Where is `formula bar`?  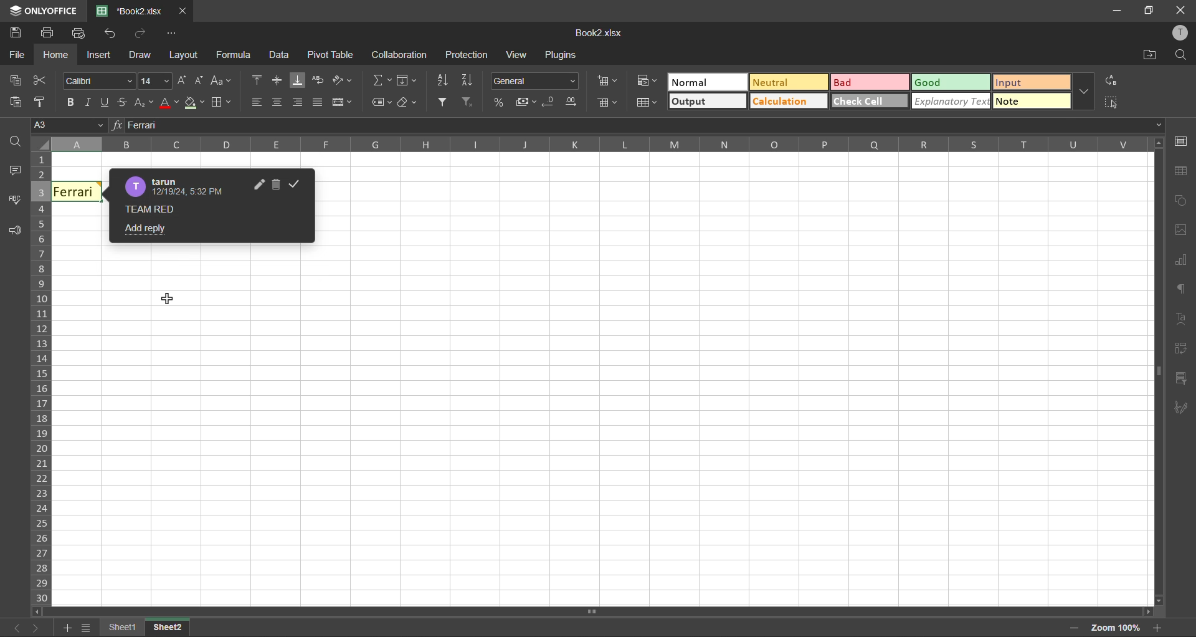 formula bar is located at coordinates (645, 124).